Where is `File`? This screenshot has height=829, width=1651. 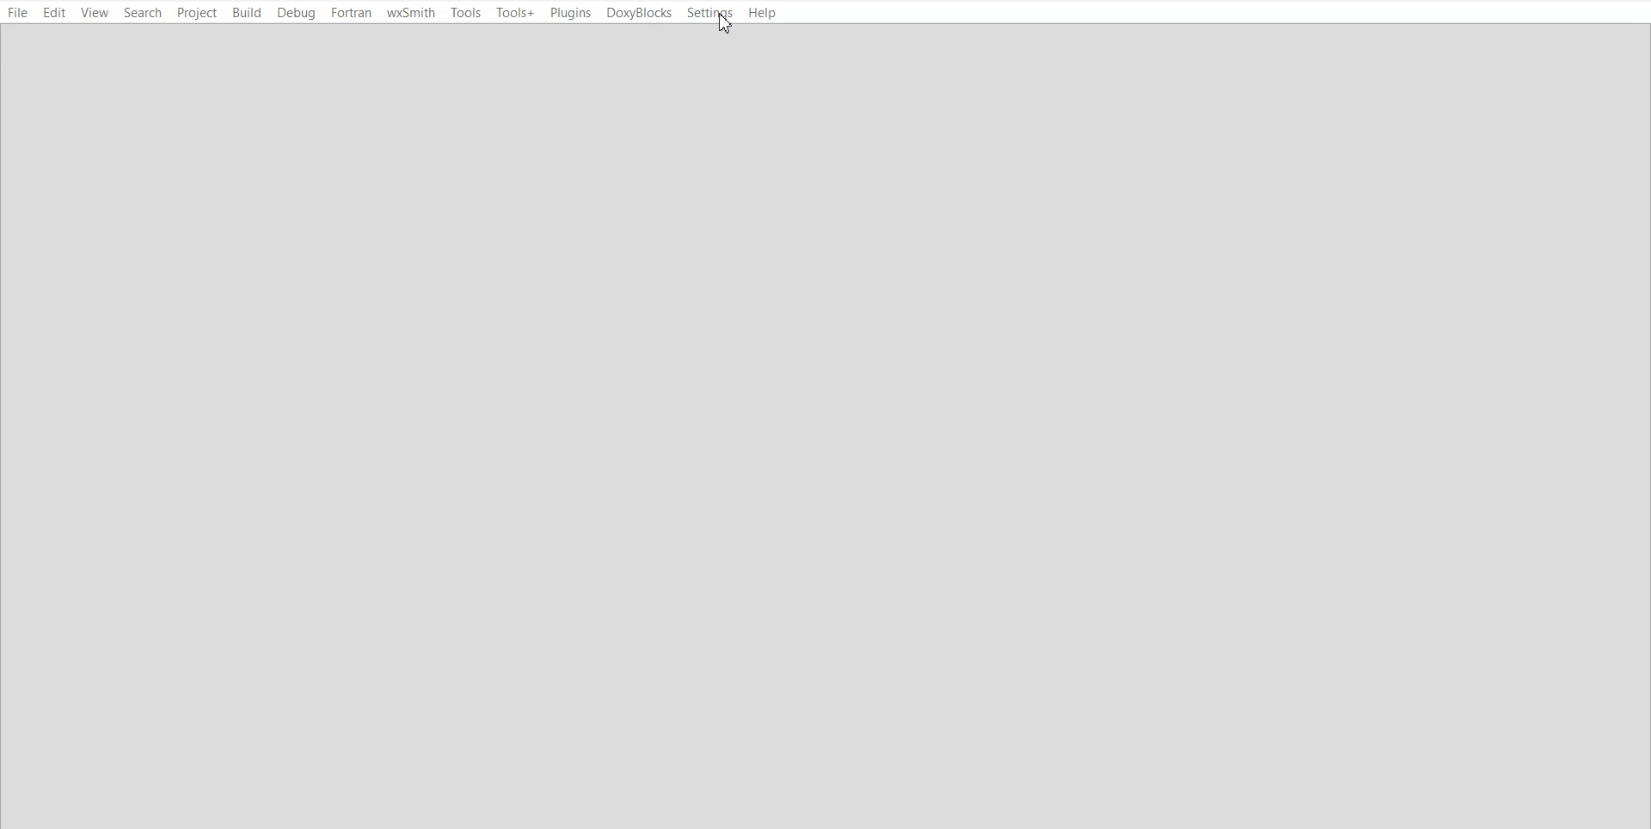 File is located at coordinates (18, 14).